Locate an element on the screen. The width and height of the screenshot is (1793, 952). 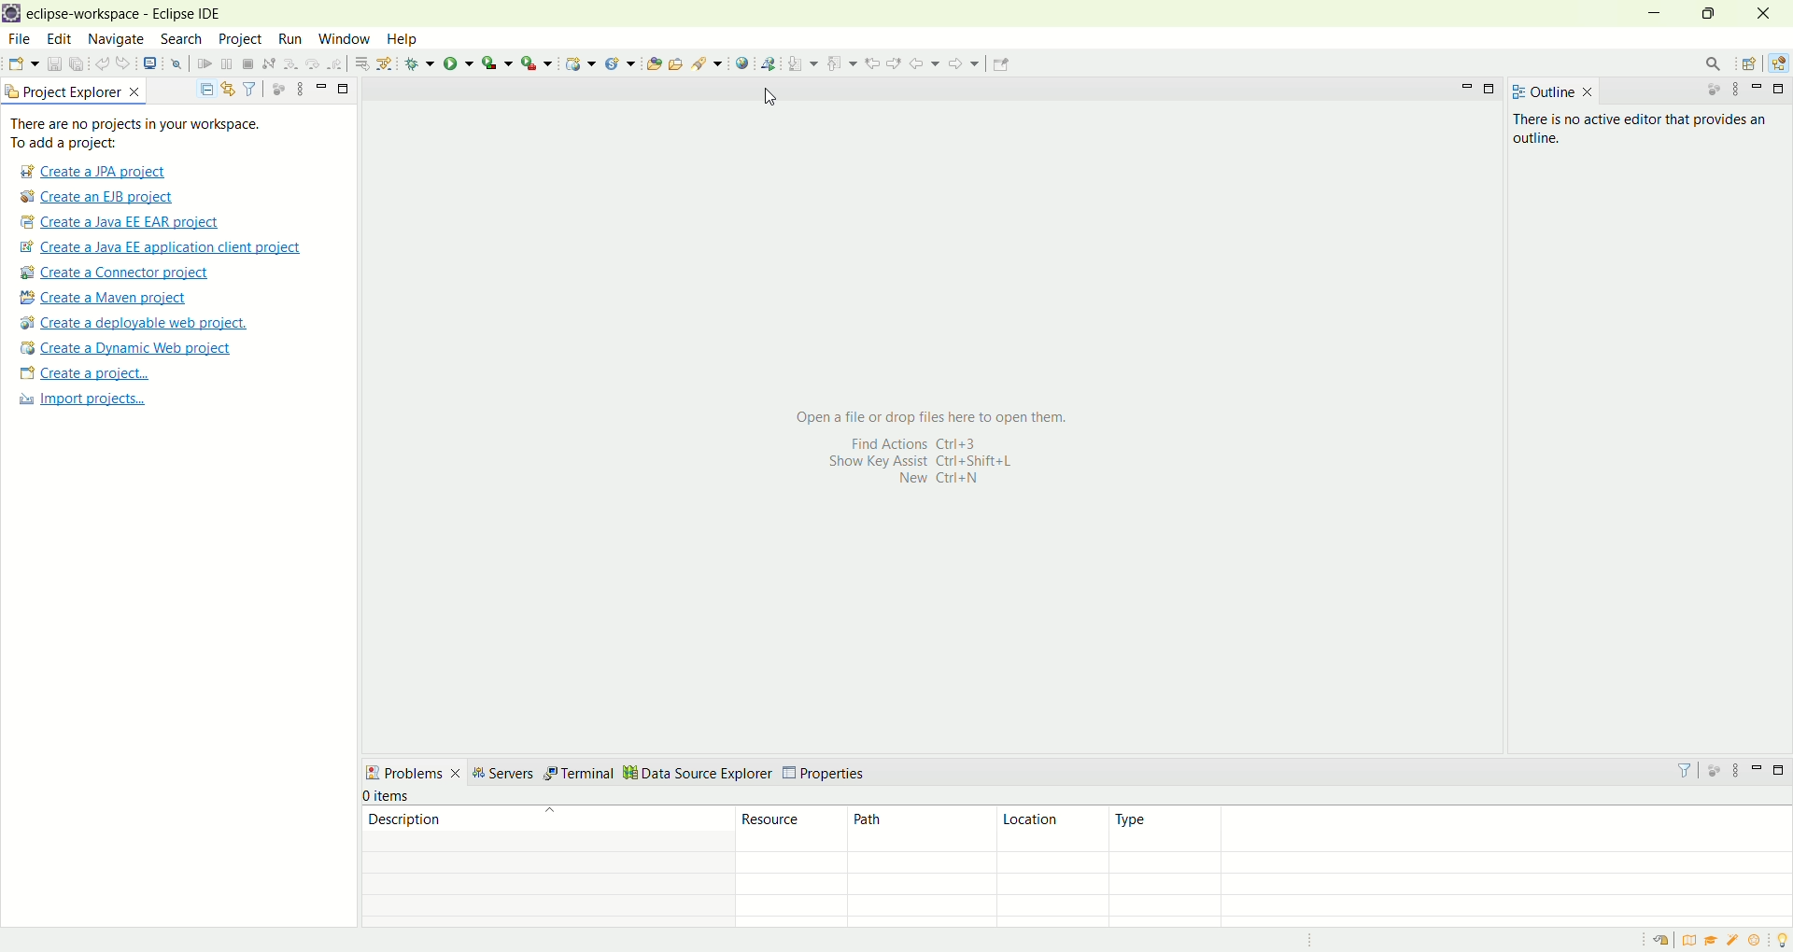
undo is located at coordinates (104, 64).